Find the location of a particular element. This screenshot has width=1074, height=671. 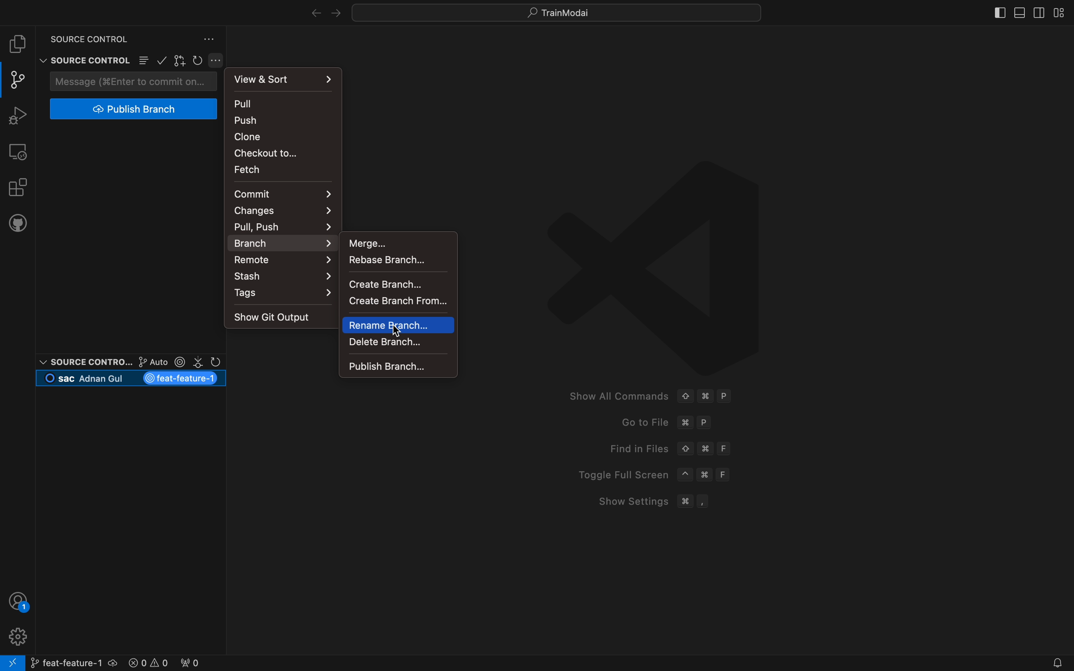

Source control is located at coordinates (83, 361).